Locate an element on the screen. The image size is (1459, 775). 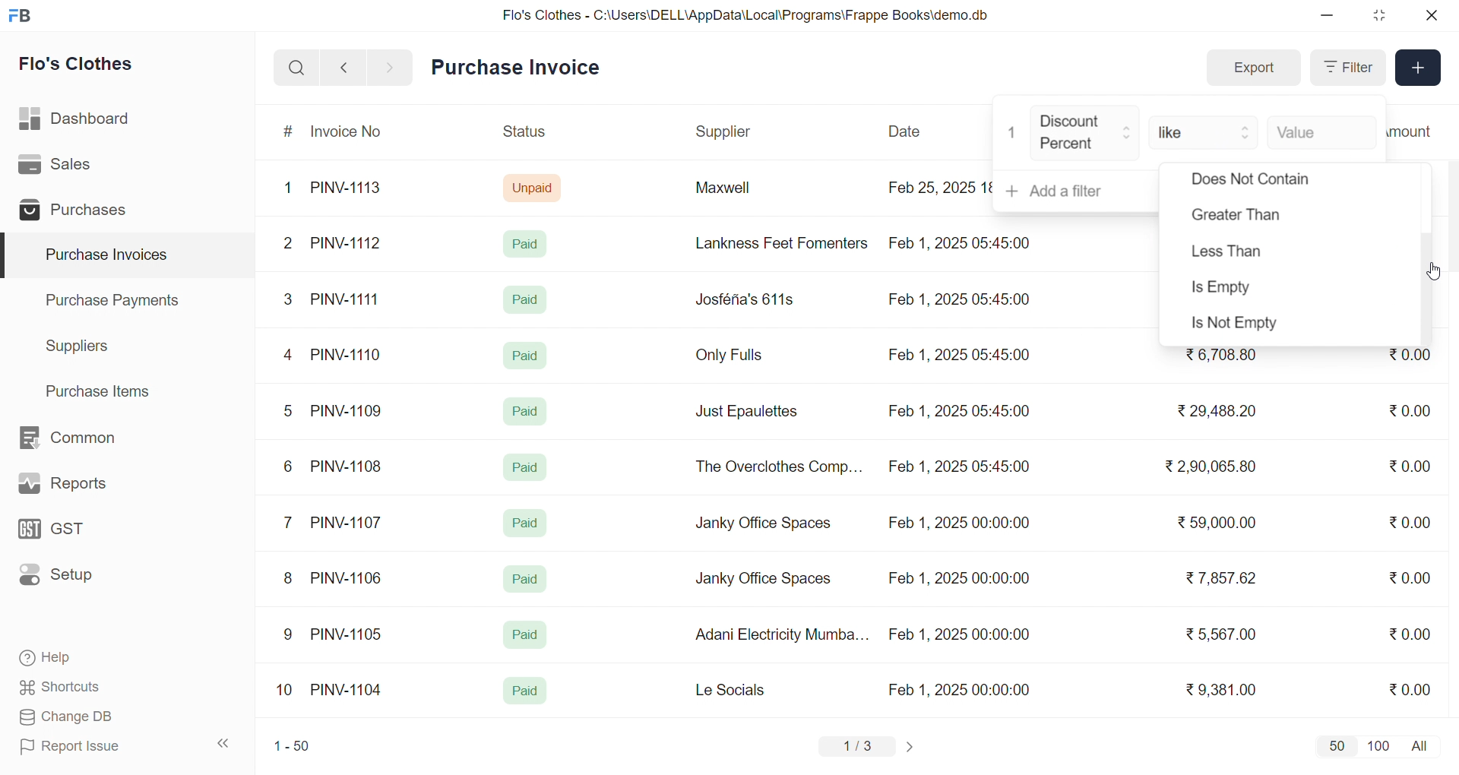
The Overclothes Comp... is located at coordinates (777, 466).